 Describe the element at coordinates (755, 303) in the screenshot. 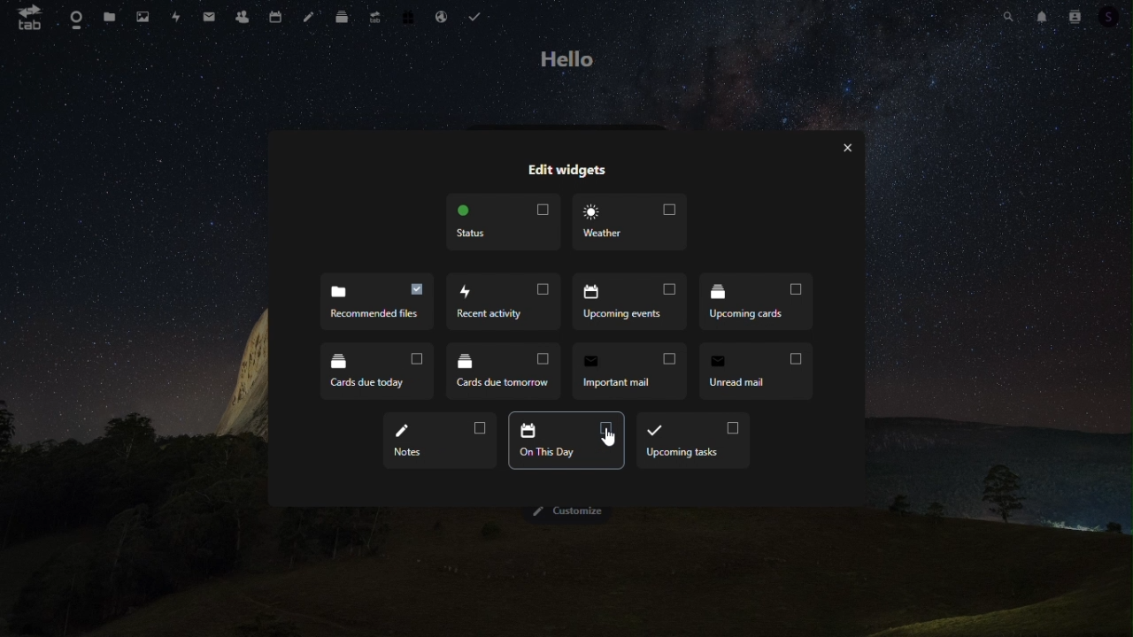

I see `cards due today` at that location.